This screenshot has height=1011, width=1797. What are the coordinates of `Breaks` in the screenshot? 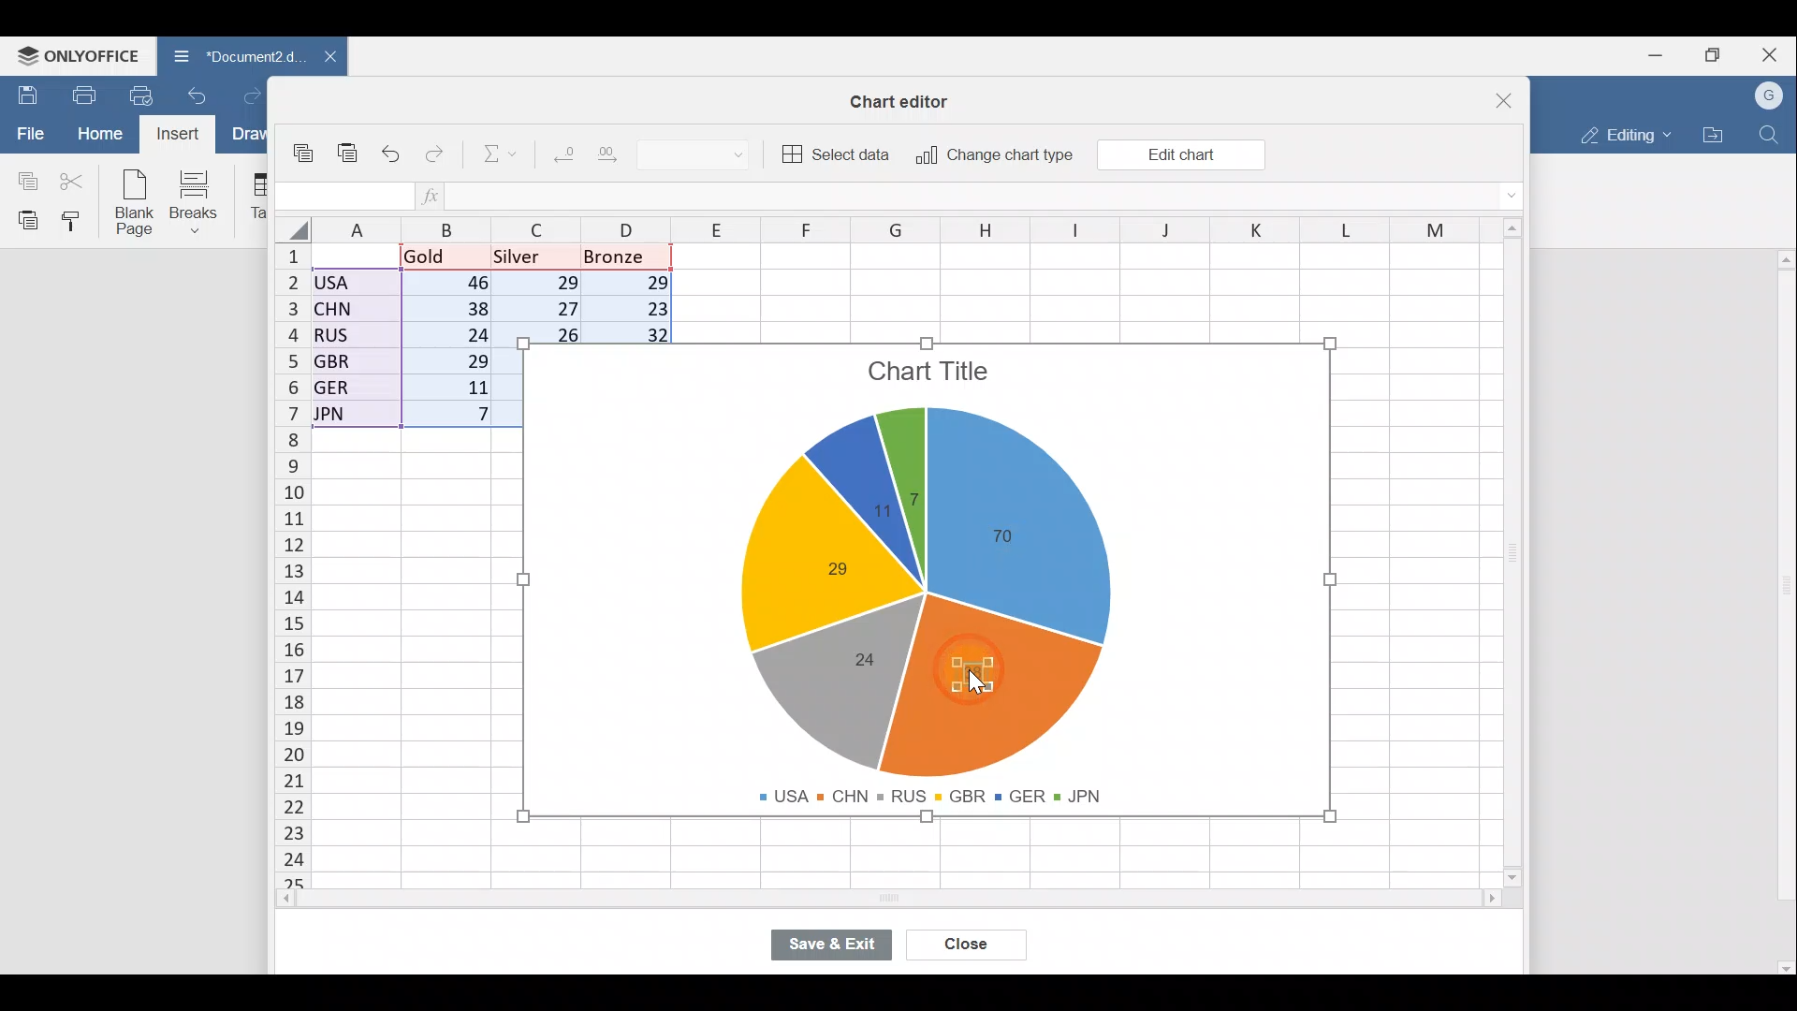 It's located at (197, 204).